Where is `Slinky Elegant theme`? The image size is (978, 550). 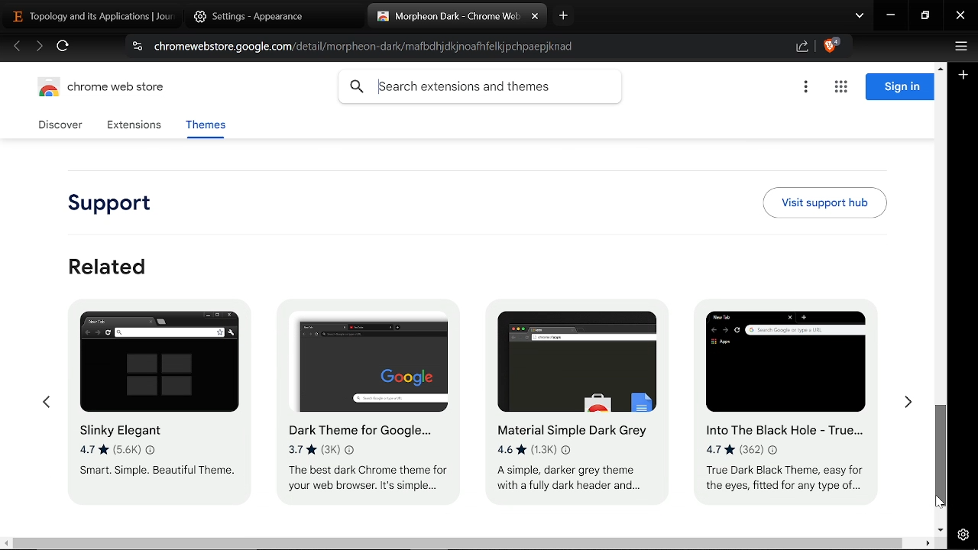
Slinky Elegant theme is located at coordinates (154, 412).